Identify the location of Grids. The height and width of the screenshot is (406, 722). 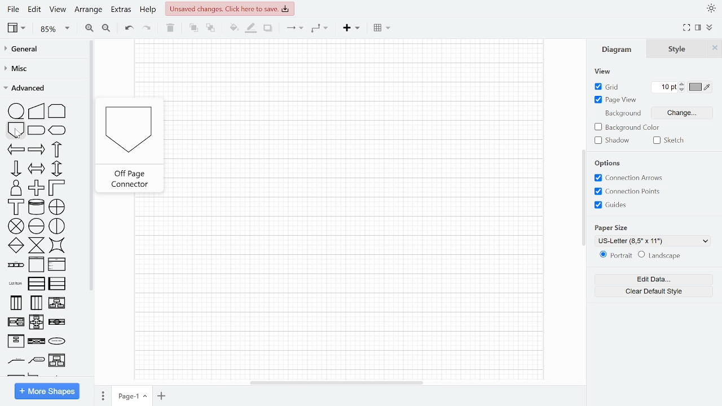
(615, 206).